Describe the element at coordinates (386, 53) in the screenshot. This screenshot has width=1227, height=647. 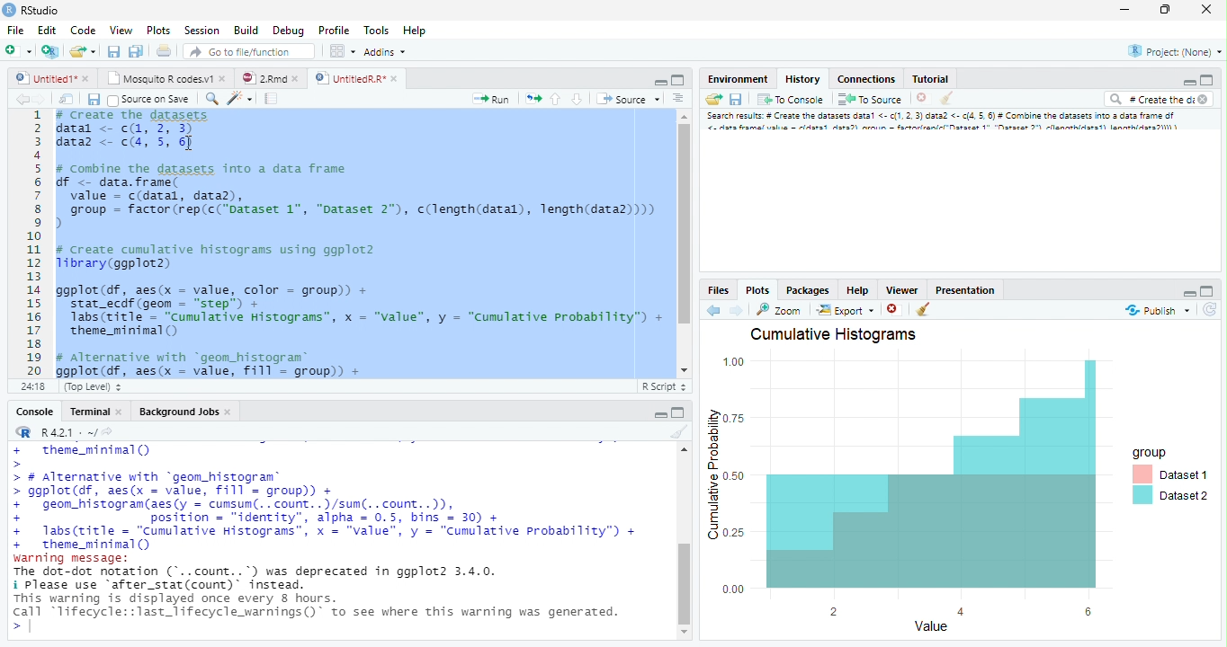
I see `Addins` at that location.